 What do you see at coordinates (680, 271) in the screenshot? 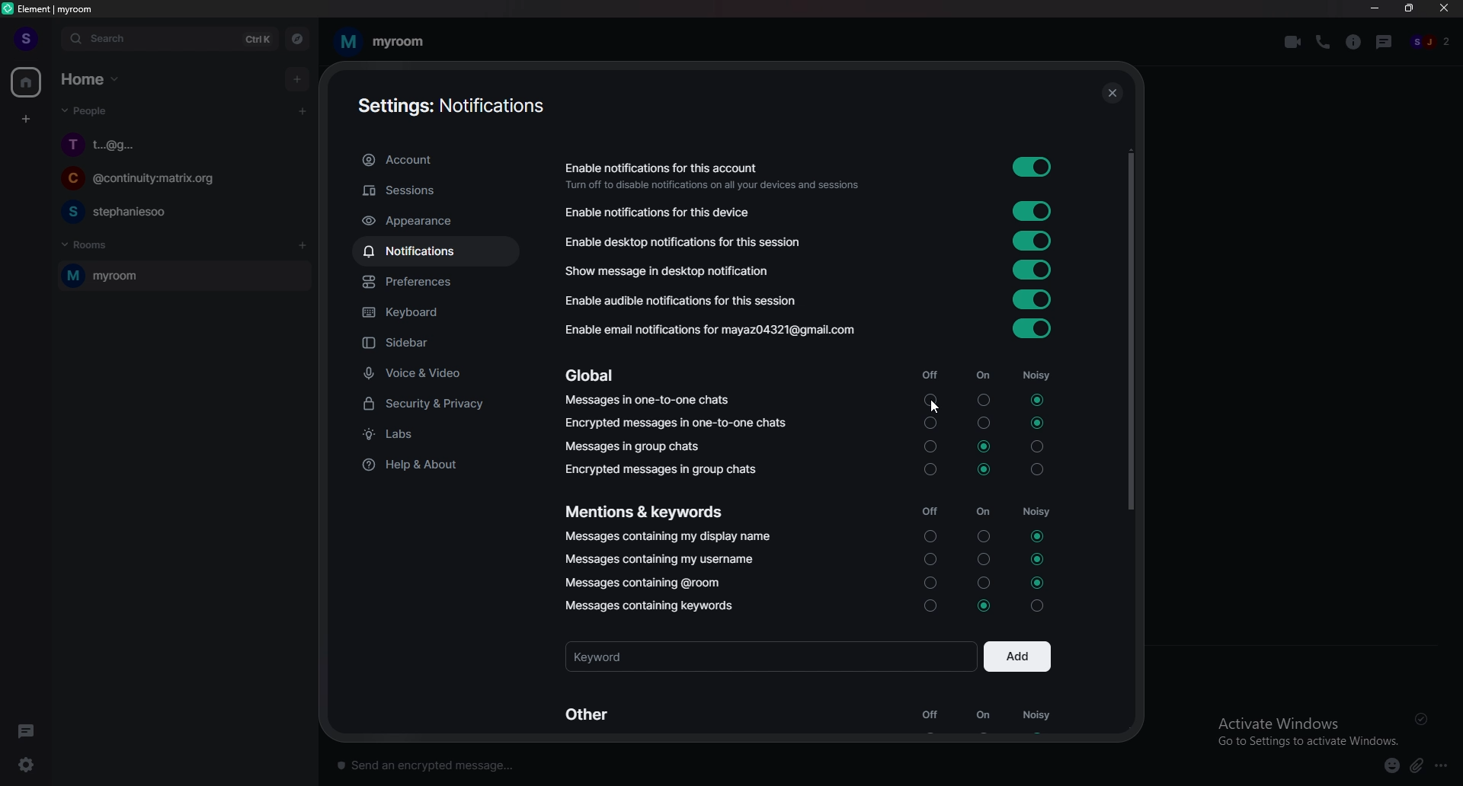
I see `show message in desktop notification` at bounding box center [680, 271].